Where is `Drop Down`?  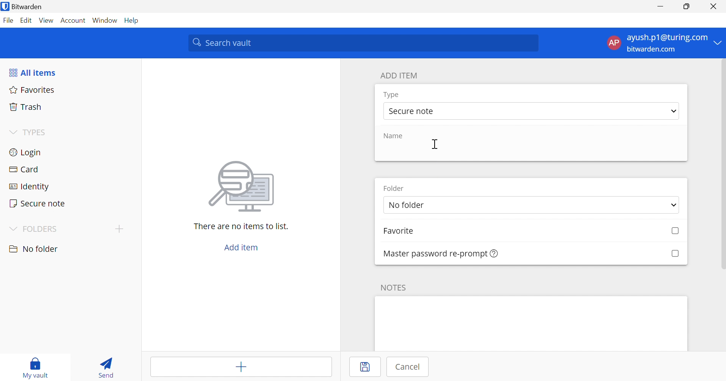
Drop Down is located at coordinates (12, 228).